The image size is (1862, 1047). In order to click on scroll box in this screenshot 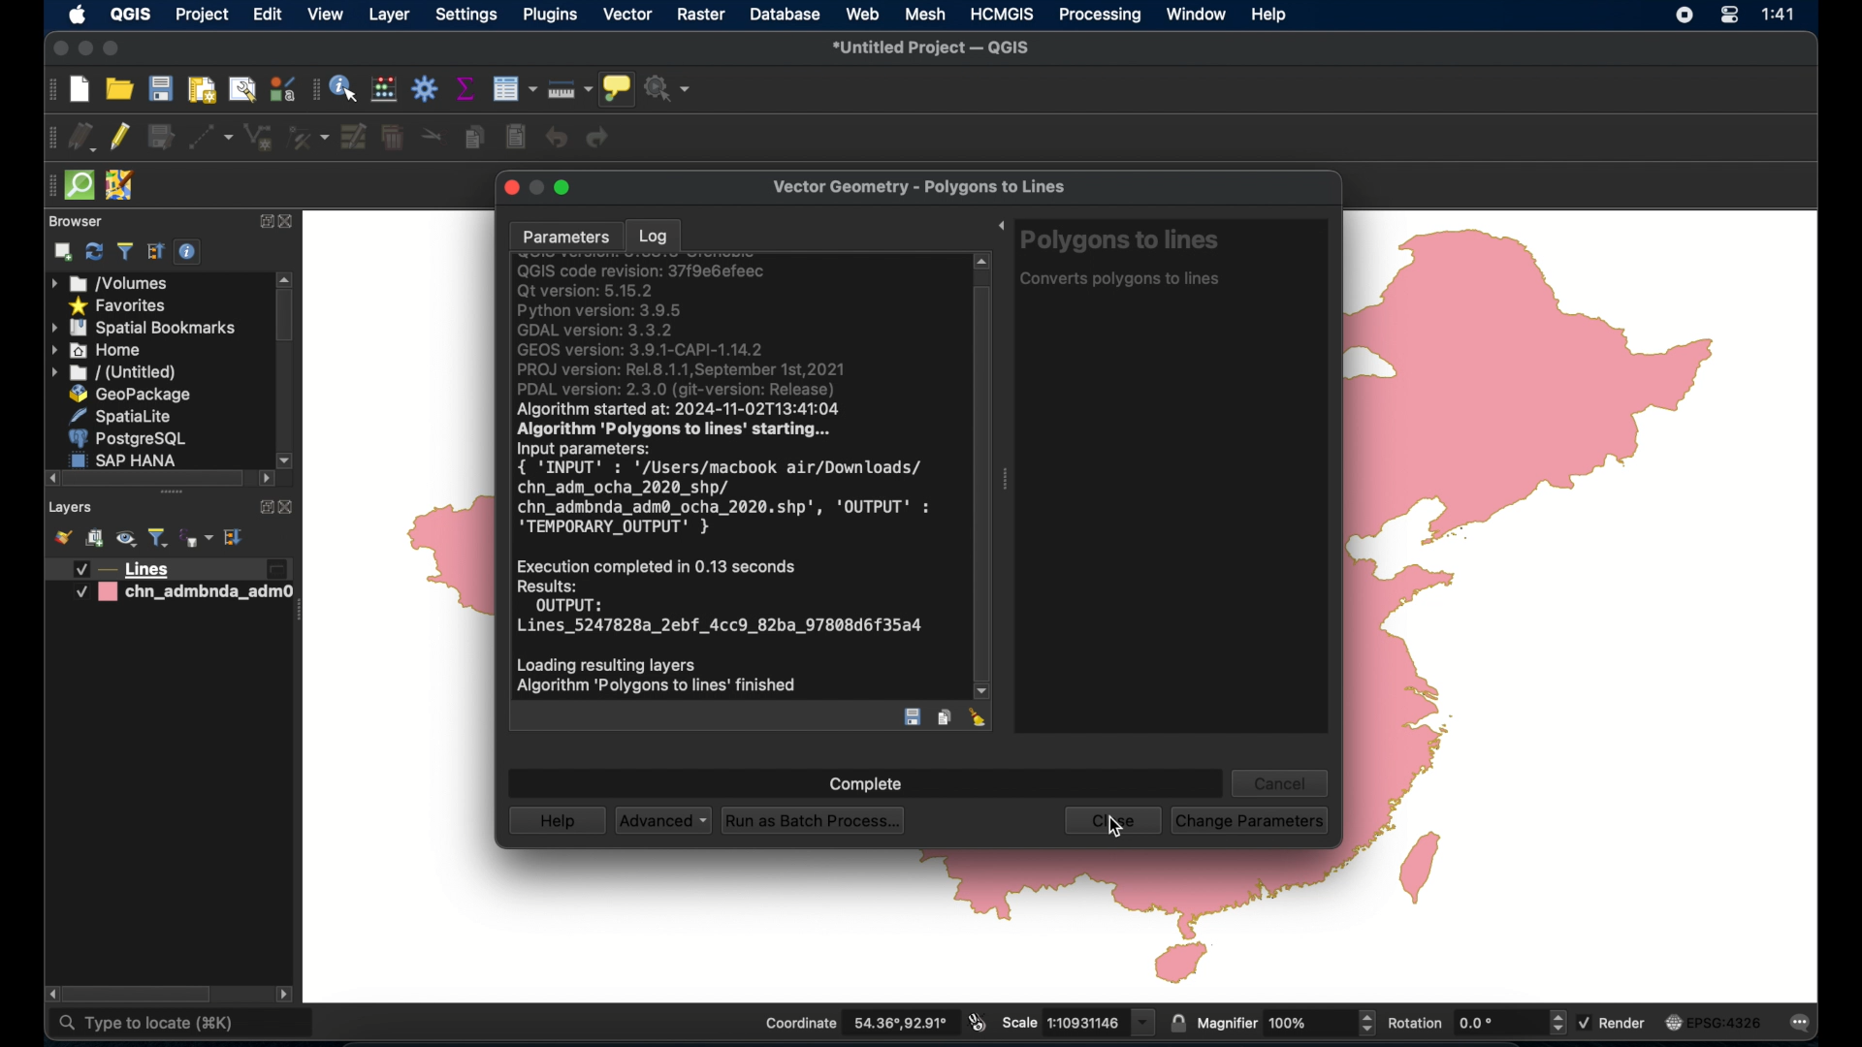, I will do `click(137, 993)`.